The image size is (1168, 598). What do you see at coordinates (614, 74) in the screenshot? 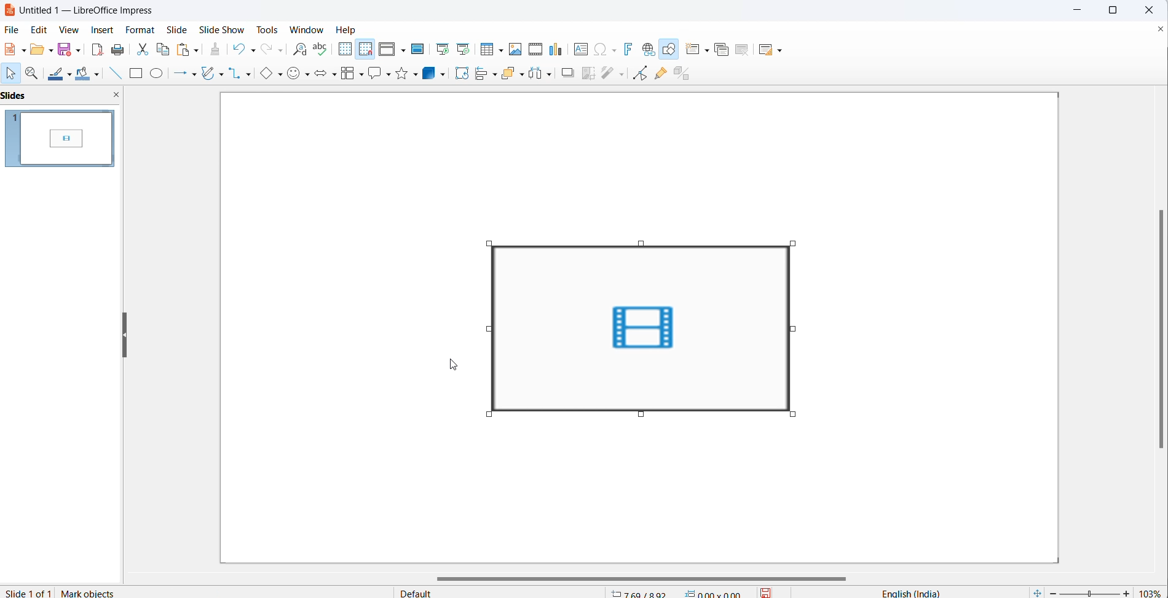
I see `distribute objects` at bounding box center [614, 74].